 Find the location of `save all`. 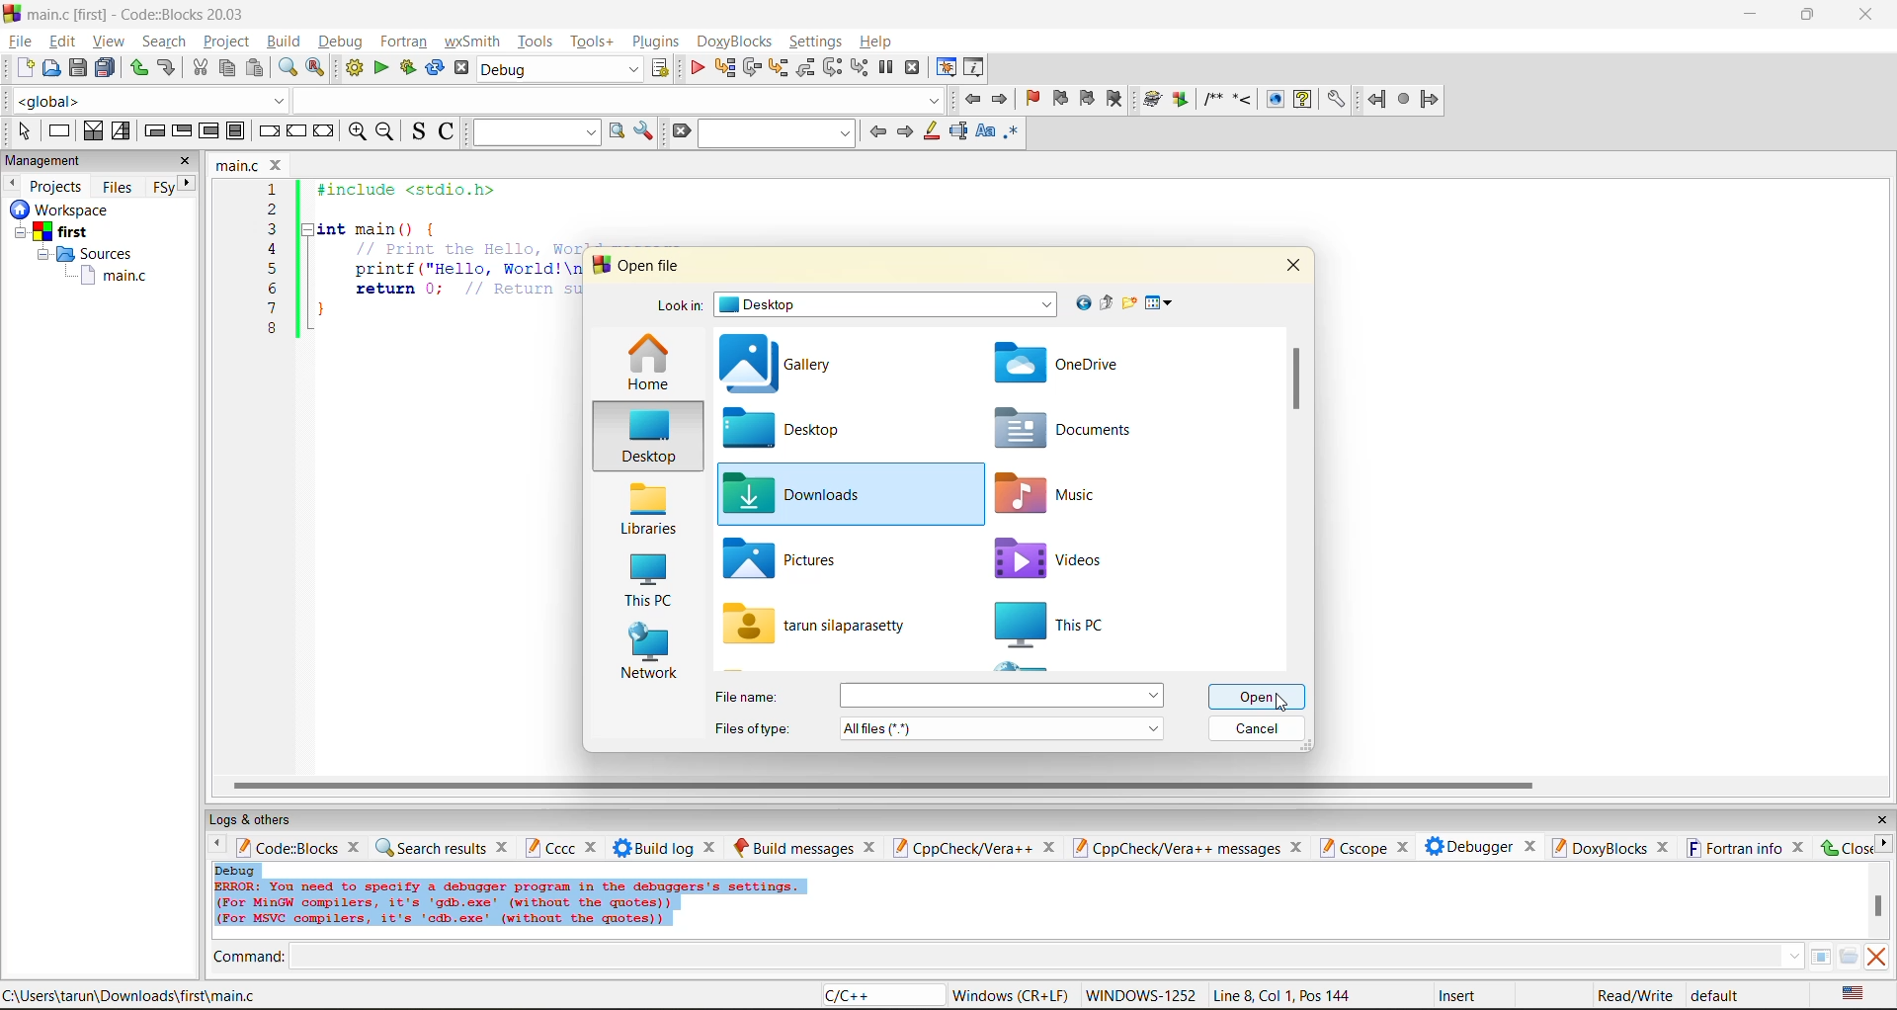

save all is located at coordinates (106, 68).